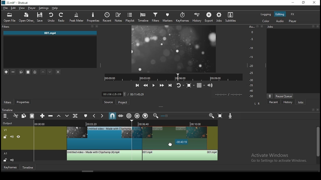 The height and width of the screenshot is (180, 321). Describe the element at coordinates (175, 137) in the screenshot. I see `video clip (selected)` at that location.